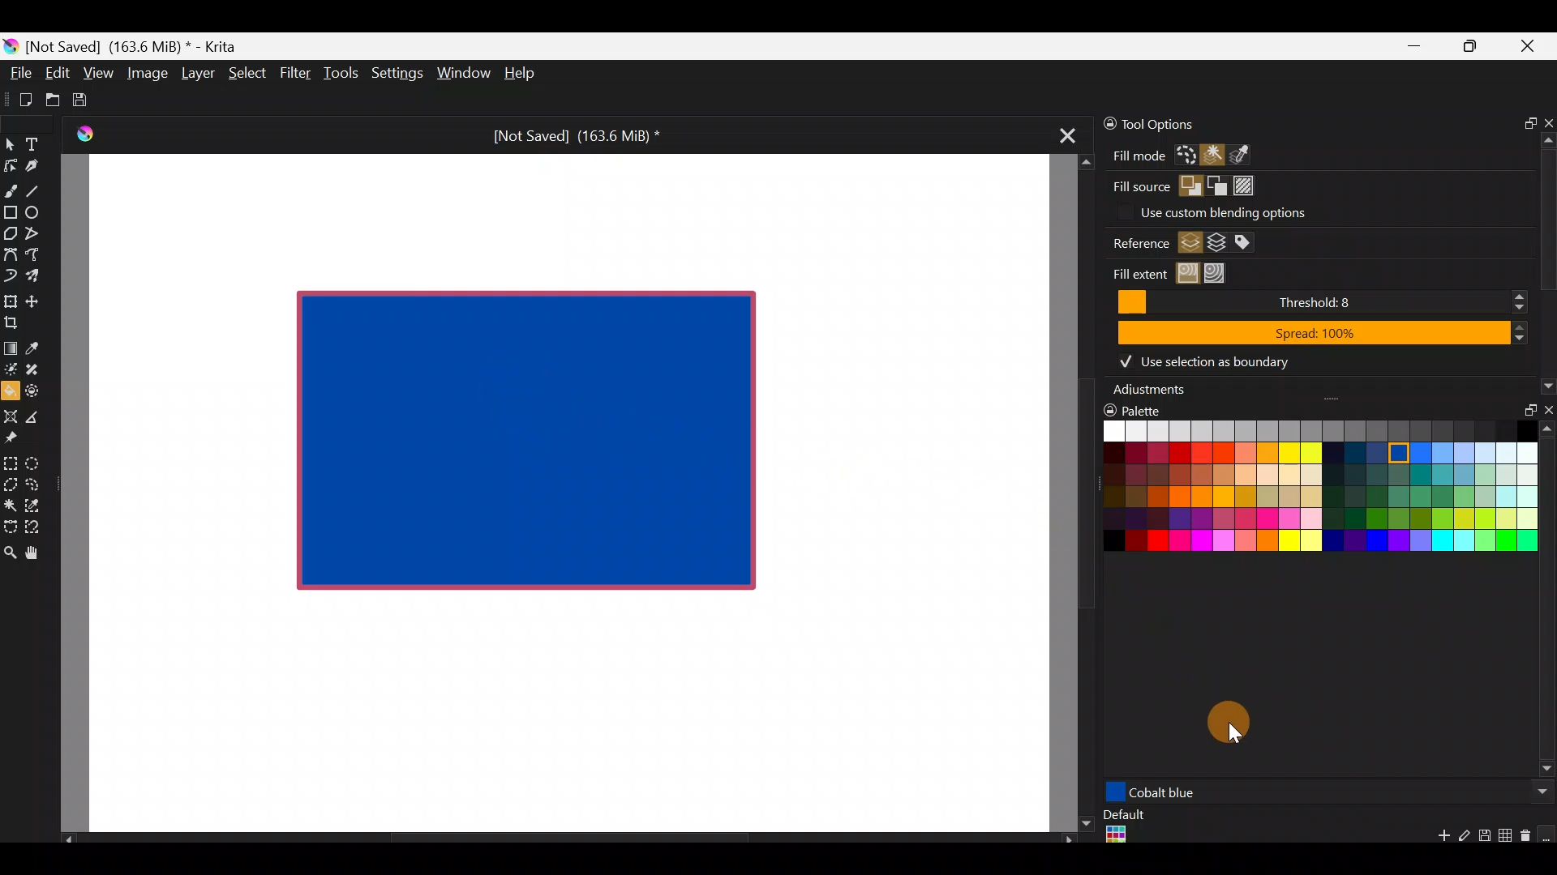  Describe the element at coordinates (1188, 273) in the screenshot. I see `Fill regions similar in color to the clicked region` at that location.